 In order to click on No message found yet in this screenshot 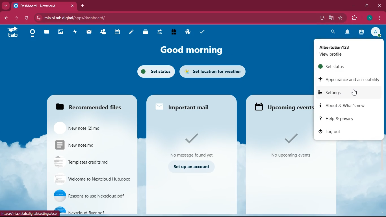, I will do `click(192, 155)`.